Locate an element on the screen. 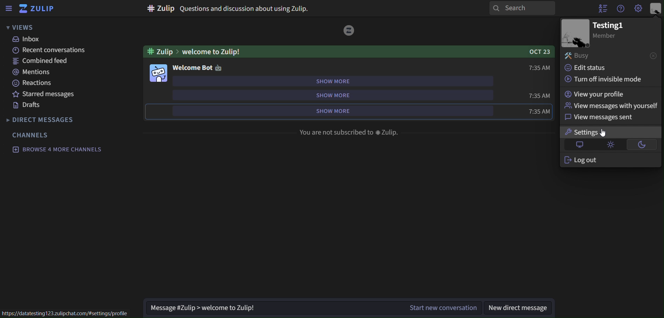 The height and width of the screenshot is (318, 664). inbox is located at coordinates (26, 39).